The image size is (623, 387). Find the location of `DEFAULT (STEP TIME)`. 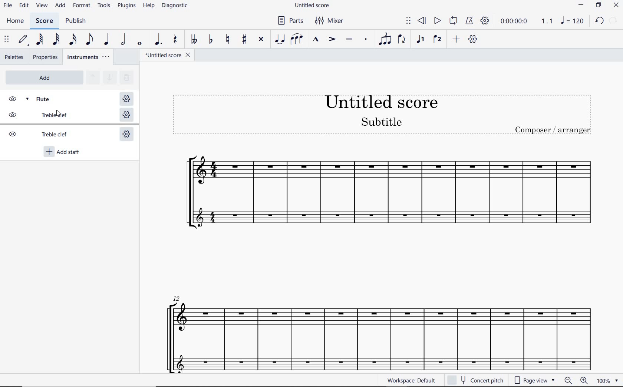

DEFAULT (STEP TIME) is located at coordinates (23, 40).